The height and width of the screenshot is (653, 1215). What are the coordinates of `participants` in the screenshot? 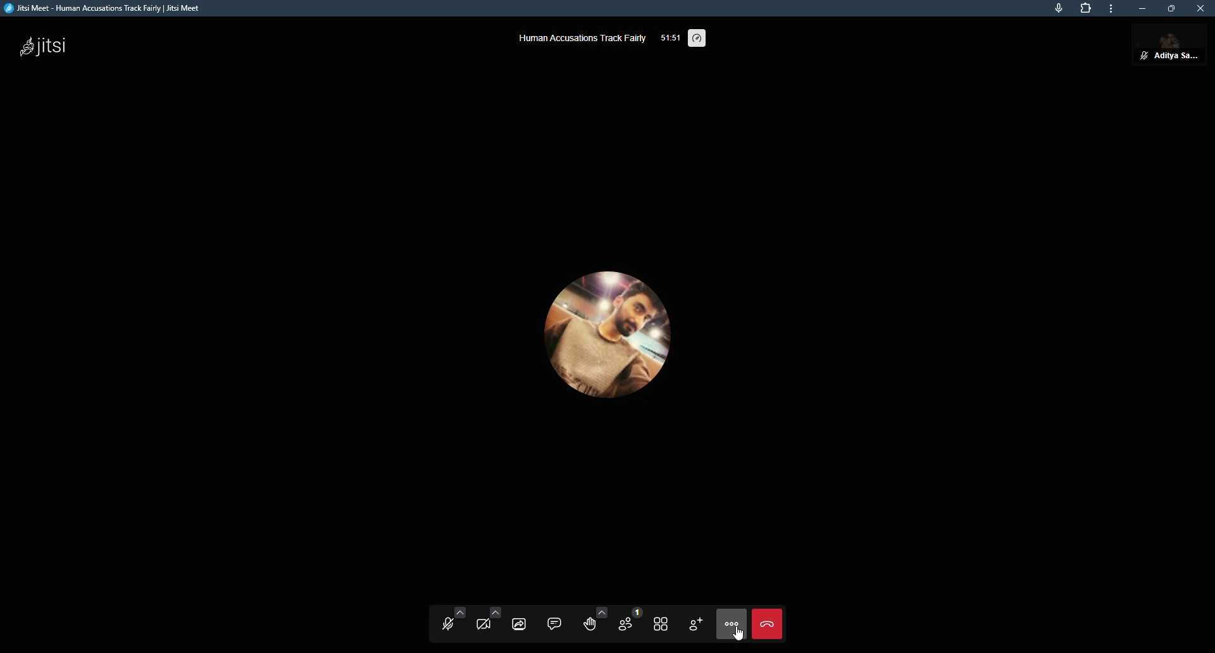 It's located at (627, 623).